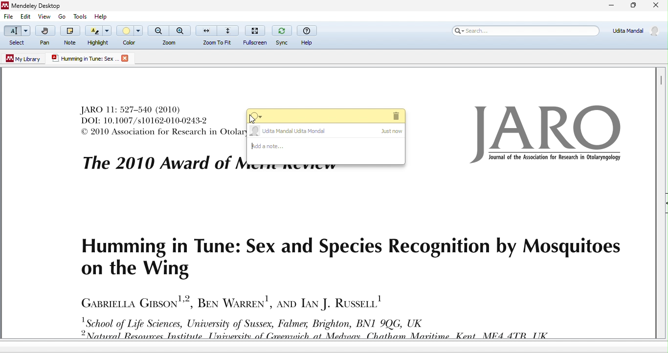  Describe the element at coordinates (257, 35) in the screenshot. I see `full screen` at that location.